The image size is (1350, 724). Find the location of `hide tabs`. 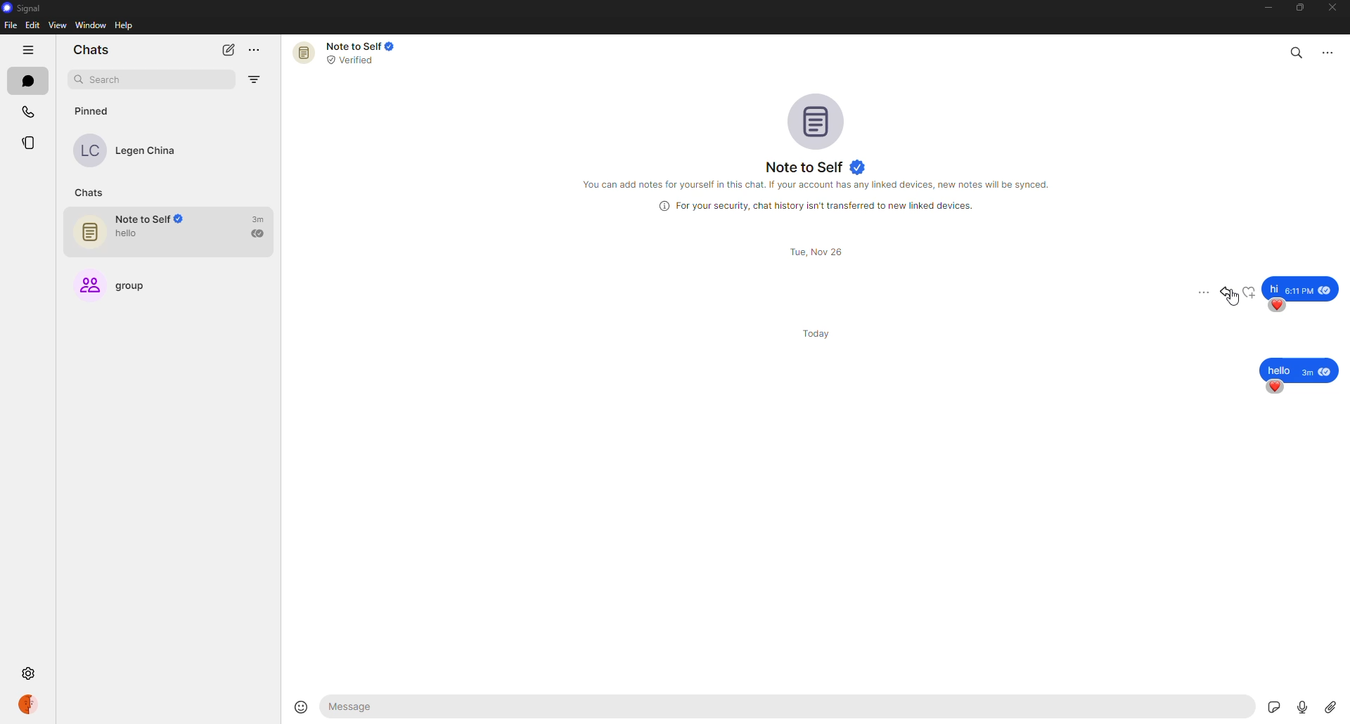

hide tabs is located at coordinates (30, 50).